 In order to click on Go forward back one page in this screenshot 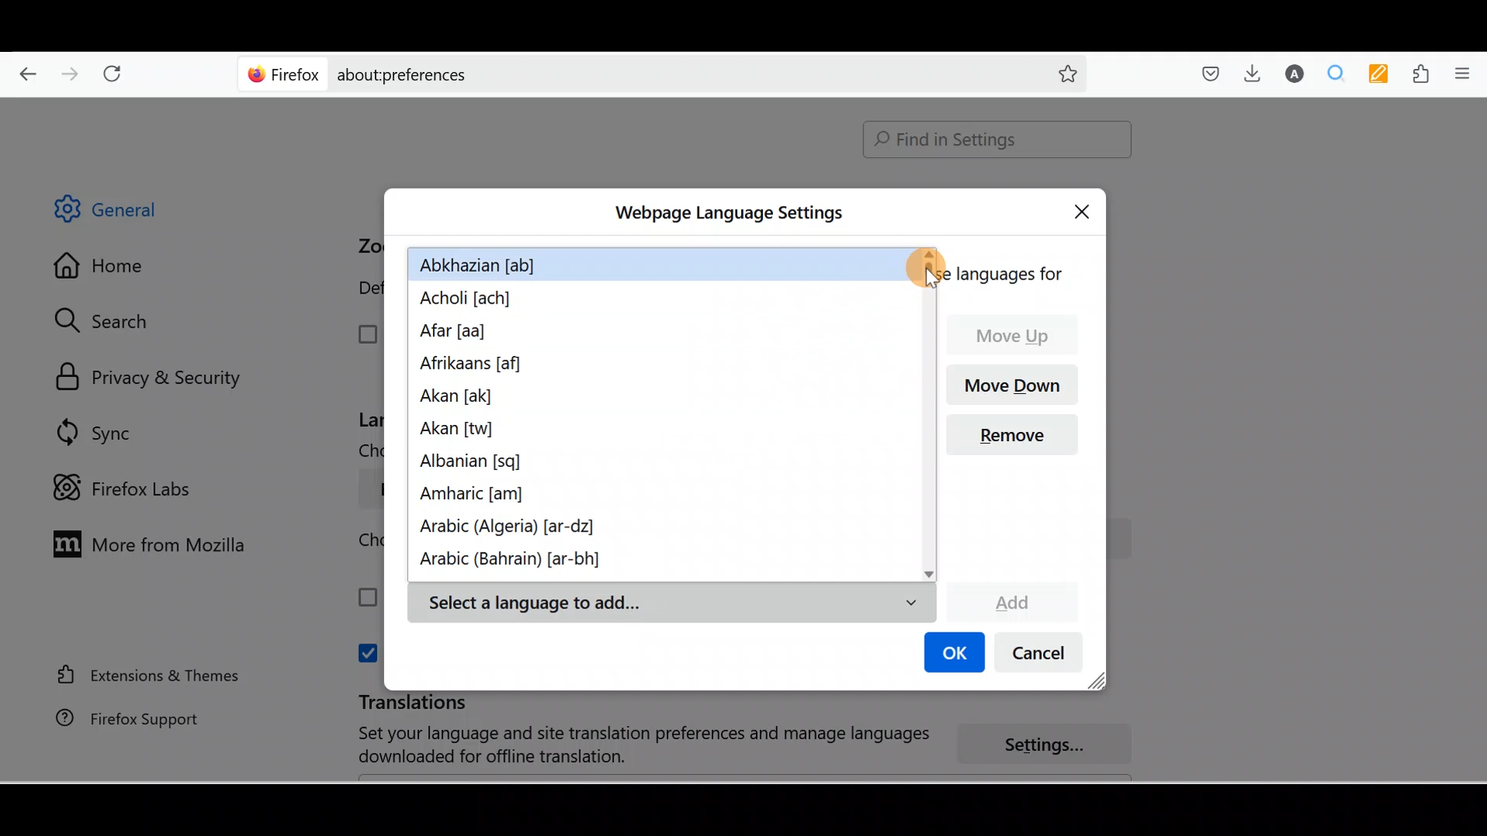, I will do `click(72, 73)`.